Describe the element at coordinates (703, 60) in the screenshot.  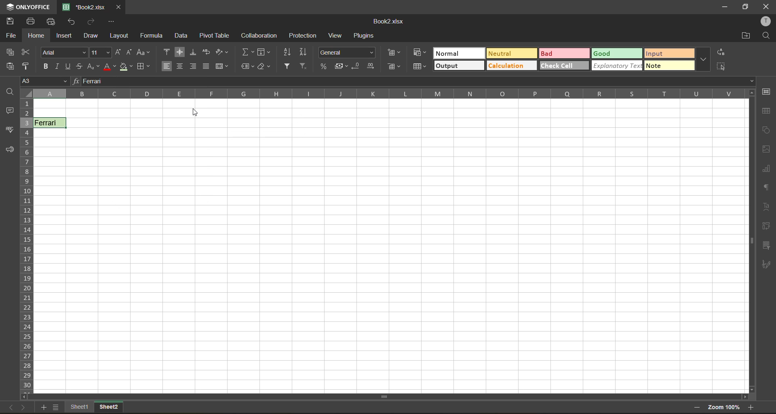
I see `more options` at that location.